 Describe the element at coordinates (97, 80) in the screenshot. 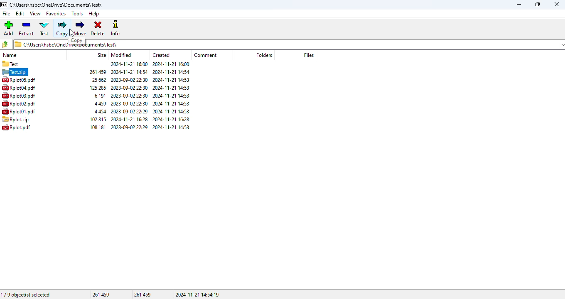

I see `size` at that location.